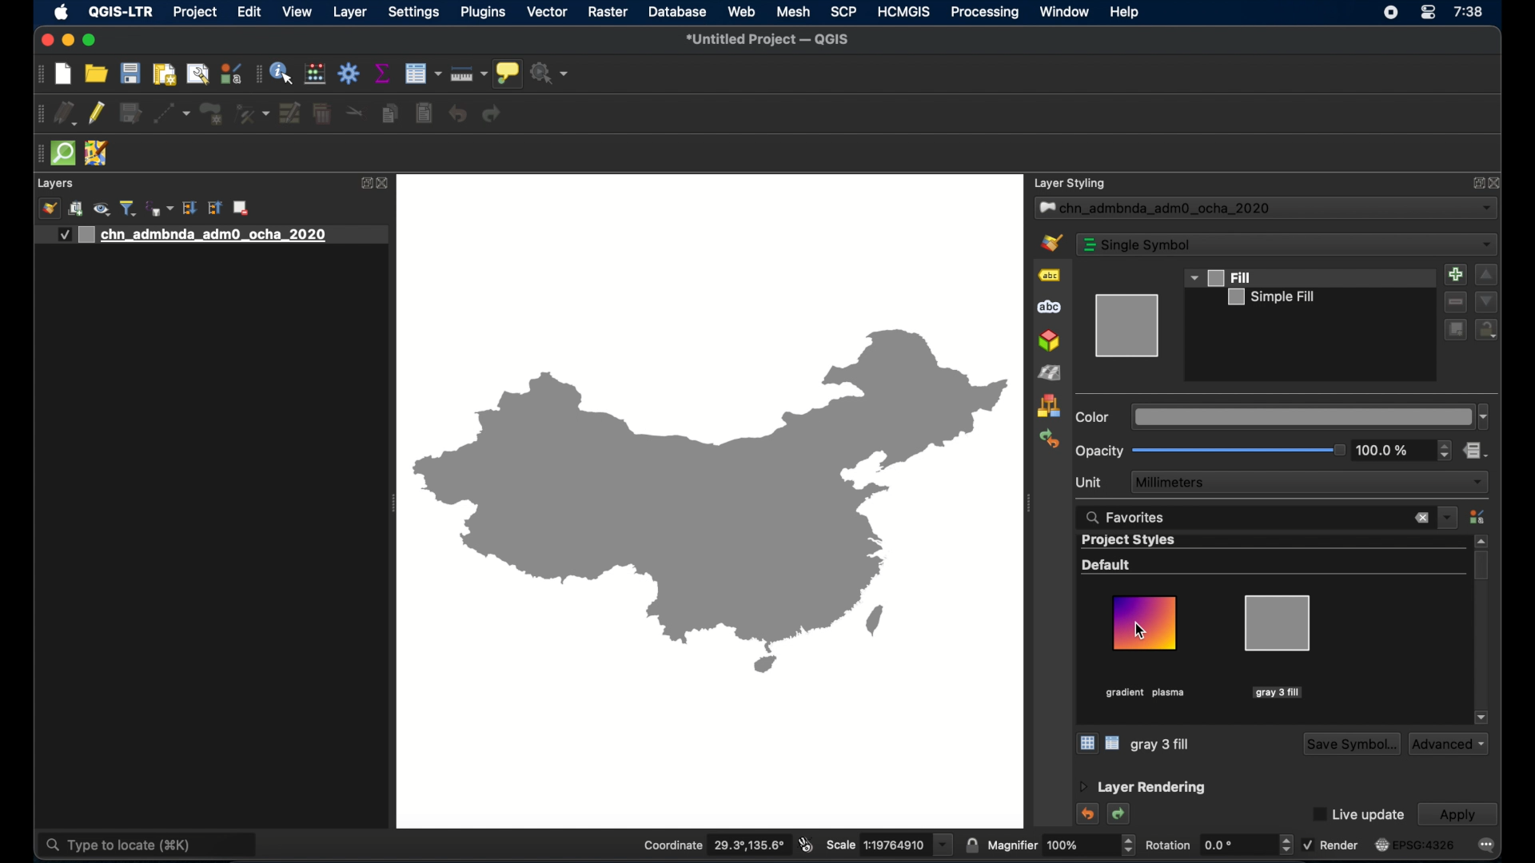 This screenshot has width=1535, height=863. Describe the element at coordinates (711, 499) in the screenshot. I see `China outline map` at that location.